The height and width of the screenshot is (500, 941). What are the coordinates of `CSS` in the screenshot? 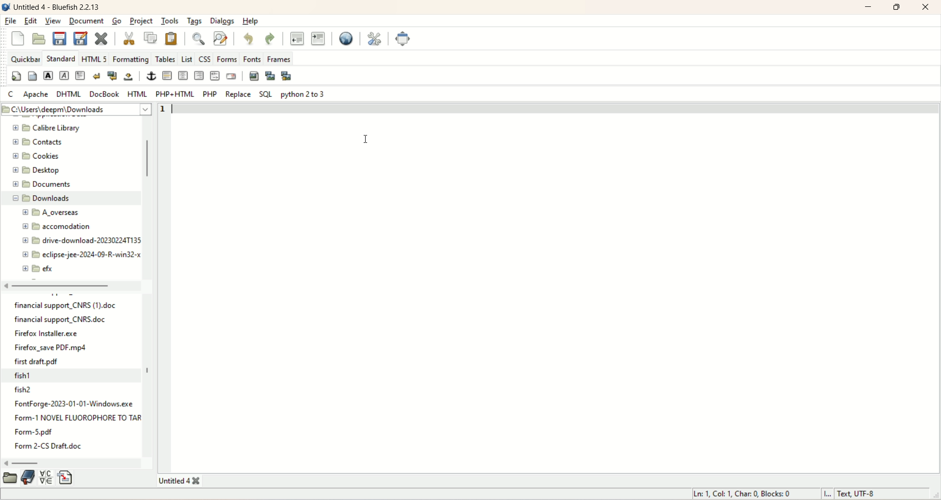 It's located at (205, 58).